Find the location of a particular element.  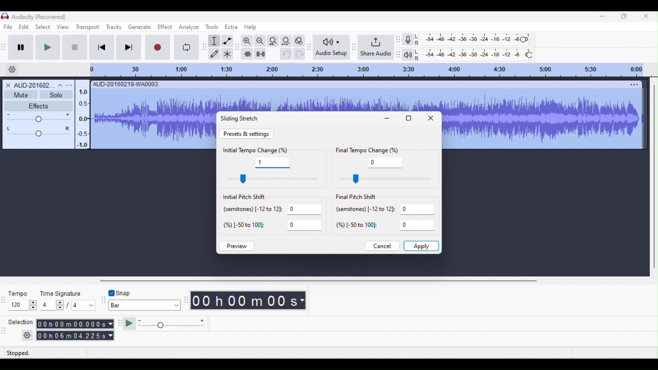

recording level is located at coordinates (473, 39).